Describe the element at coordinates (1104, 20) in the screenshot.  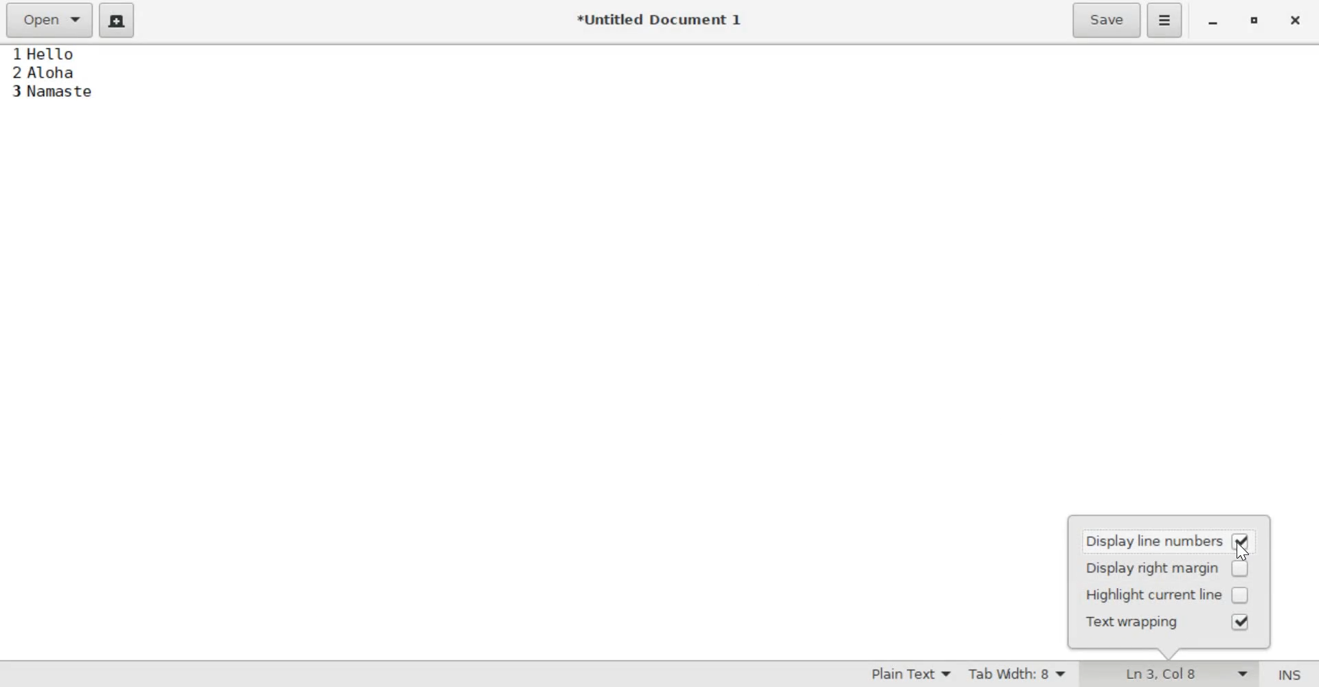
I see `Save` at that location.